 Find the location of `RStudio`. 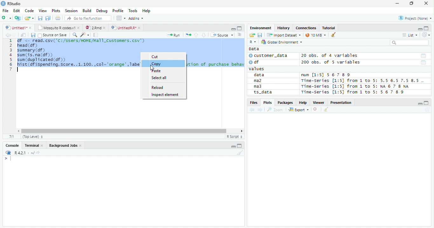

RStudio is located at coordinates (11, 4).